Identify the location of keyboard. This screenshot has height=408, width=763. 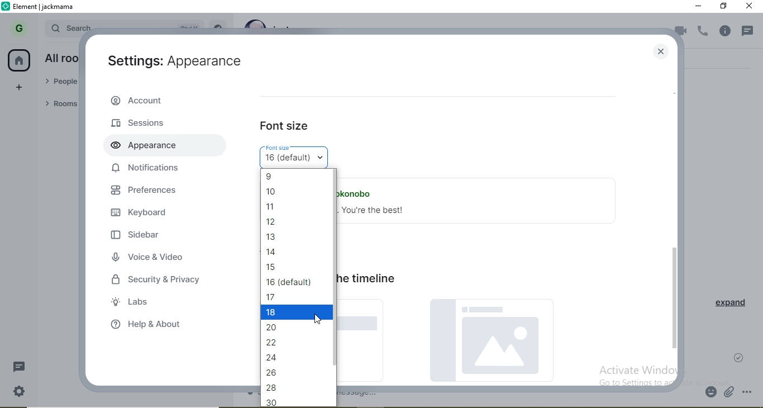
(144, 215).